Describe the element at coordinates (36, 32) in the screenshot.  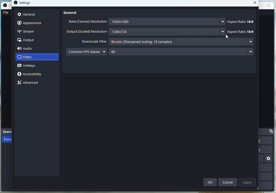
I see `Stream` at that location.